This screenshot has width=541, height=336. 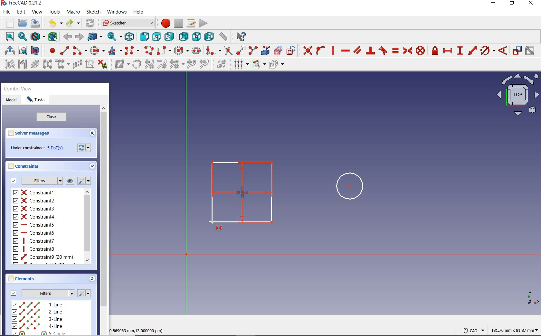 What do you see at coordinates (346, 186) in the screenshot?
I see `circle` at bounding box center [346, 186].